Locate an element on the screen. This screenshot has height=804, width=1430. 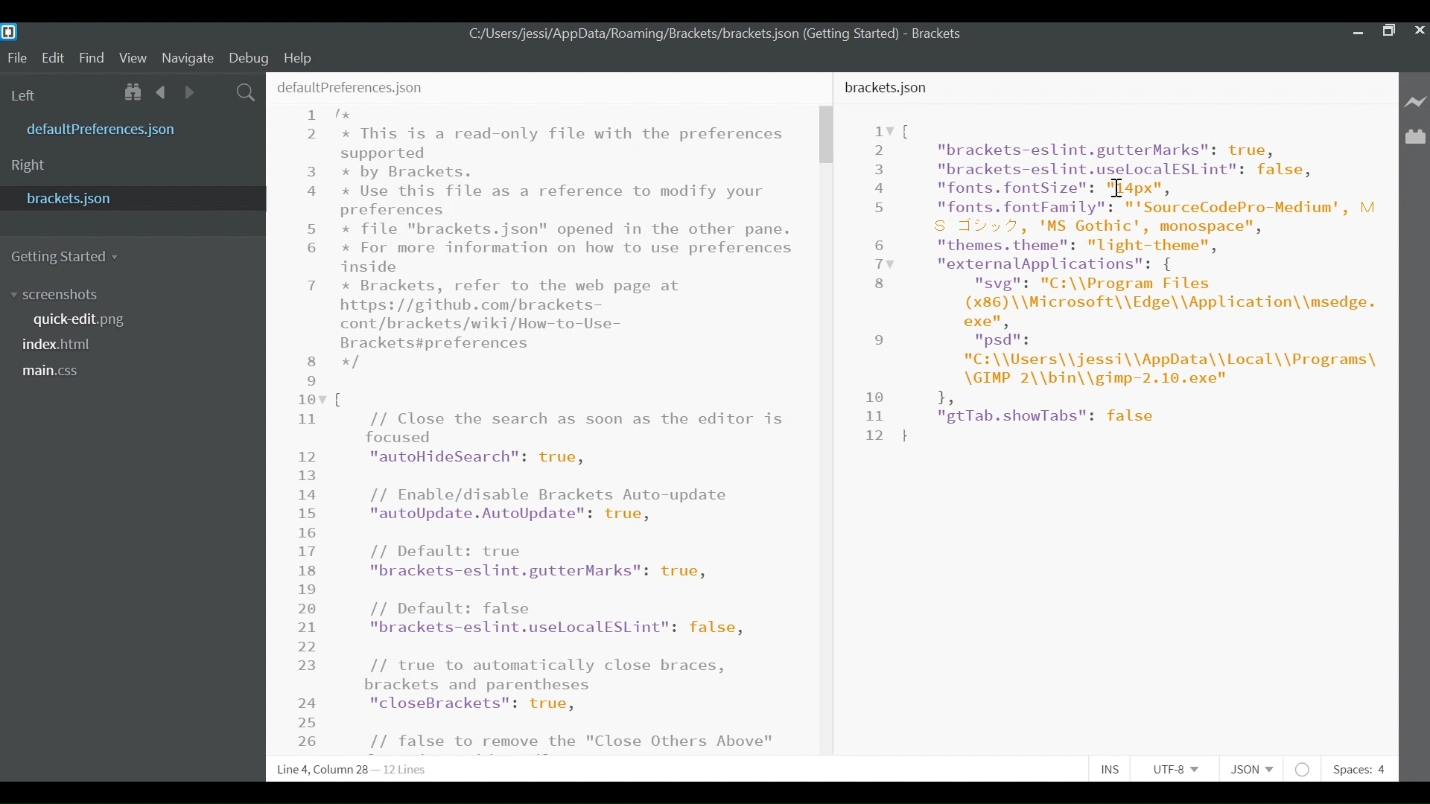
JSON is located at coordinates (1256, 769).